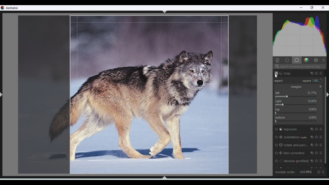 The width and height of the screenshot is (329, 185). What do you see at coordinates (279, 109) in the screenshot?
I see `top` at bounding box center [279, 109].